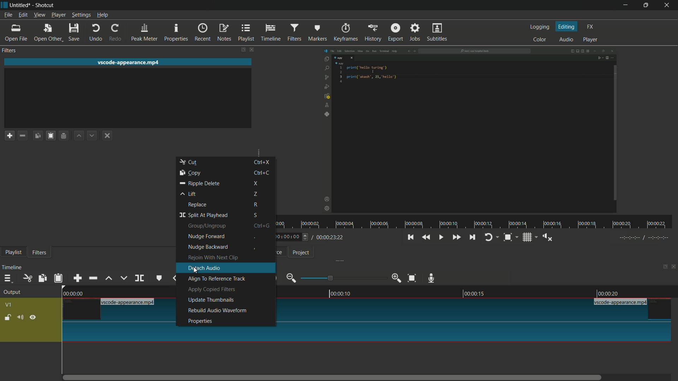 This screenshot has width=678, height=381. What do you see at coordinates (539, 39) in the screenshot?
I see `color` at bounding box center [539, 39].